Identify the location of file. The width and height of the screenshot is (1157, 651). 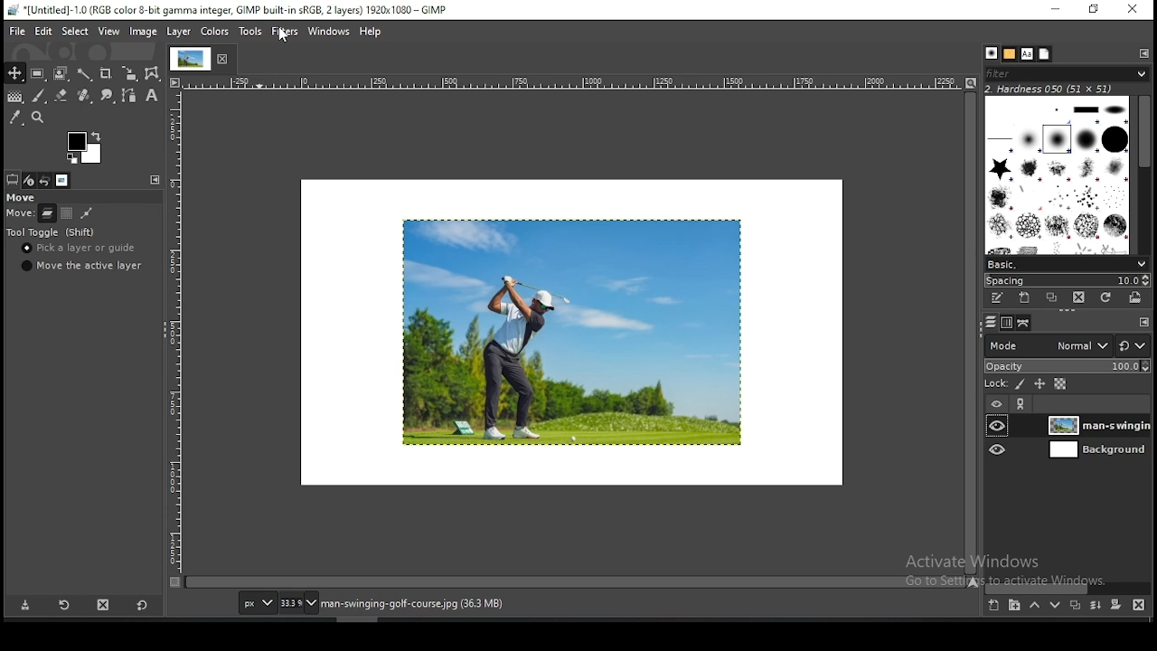
(14, 32).